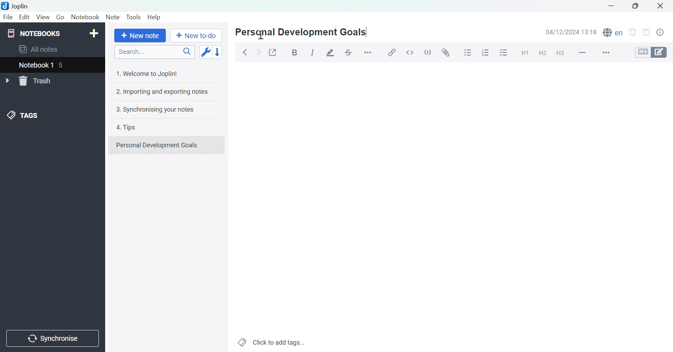 The width and height of the screenshot is (673, 352). Describe the element at coordinates (272, 342) in the screenshot. I see `Click to add tags...` at that location.